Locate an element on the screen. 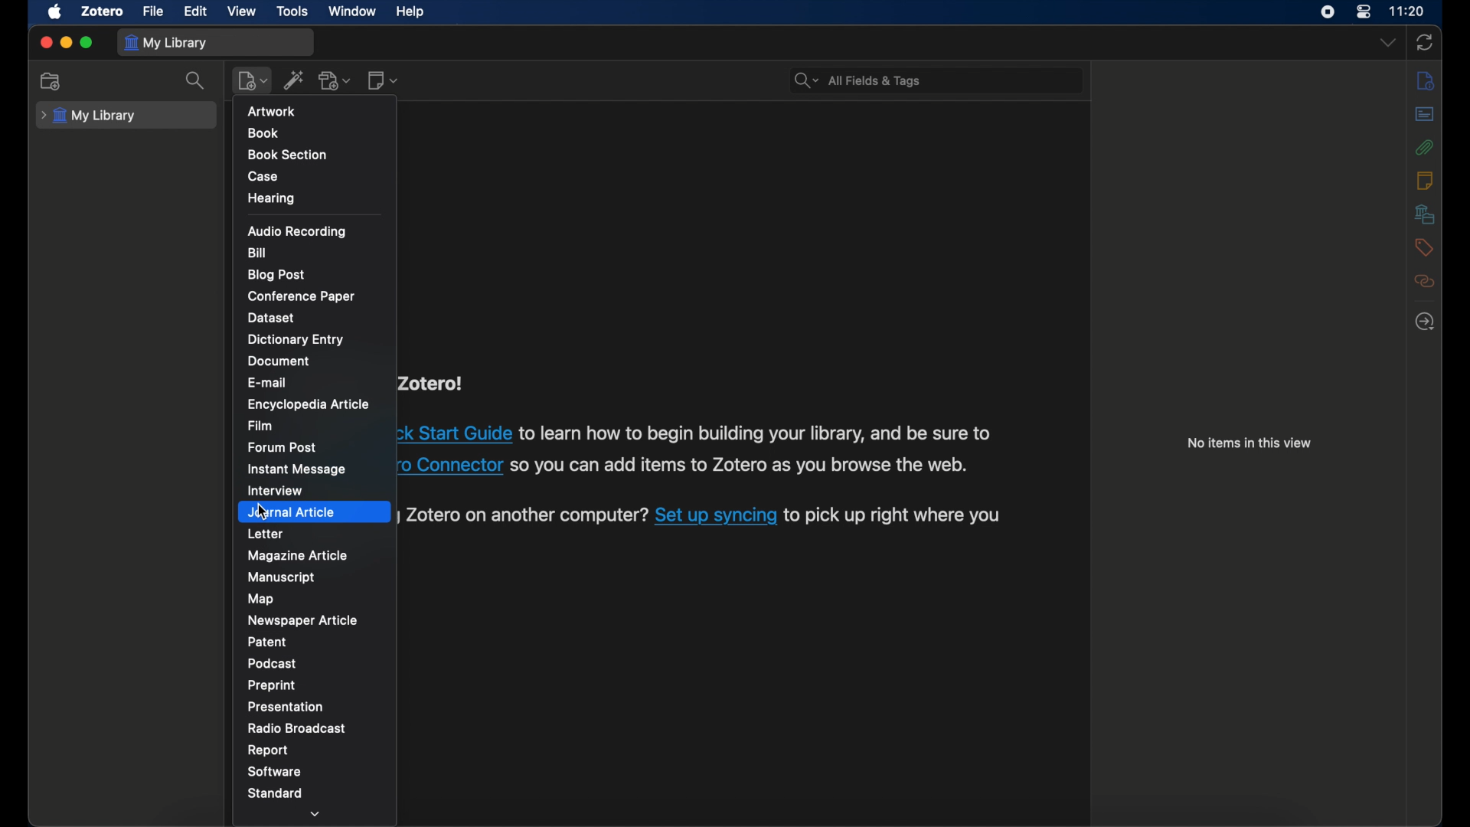 The image size is (1470, 827). my library is located at coordinates (88, 116).